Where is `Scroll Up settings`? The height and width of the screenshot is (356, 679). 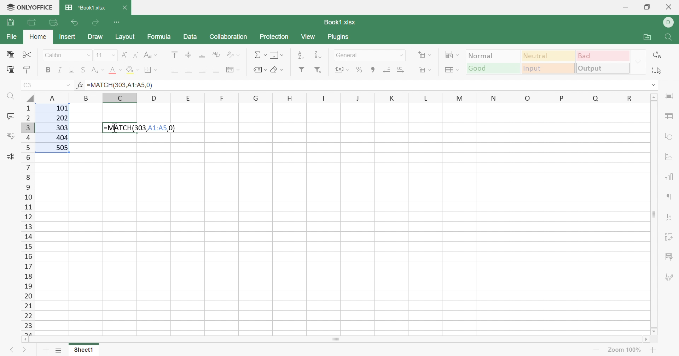 Scroll Up settings is located at coordinates (654, 97).